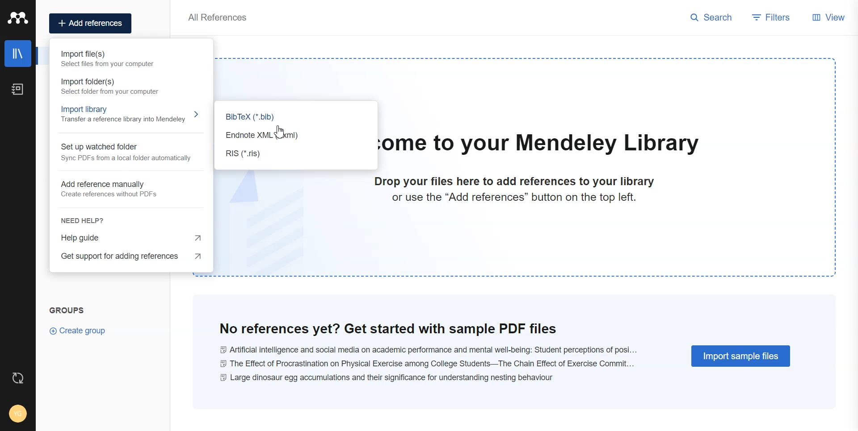 Image resolution: width=858 pixels, height=431 pixels. Describe the element at coordinates (131, 238) in the screenshot. I see `Help guide` at that location.